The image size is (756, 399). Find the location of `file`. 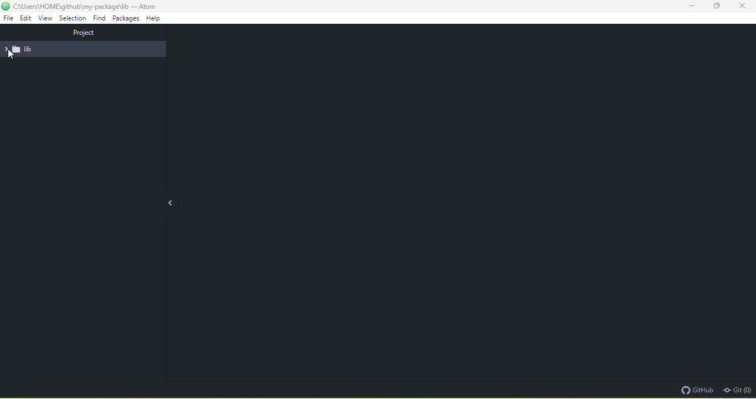

file is located at coordinates (8, 18).